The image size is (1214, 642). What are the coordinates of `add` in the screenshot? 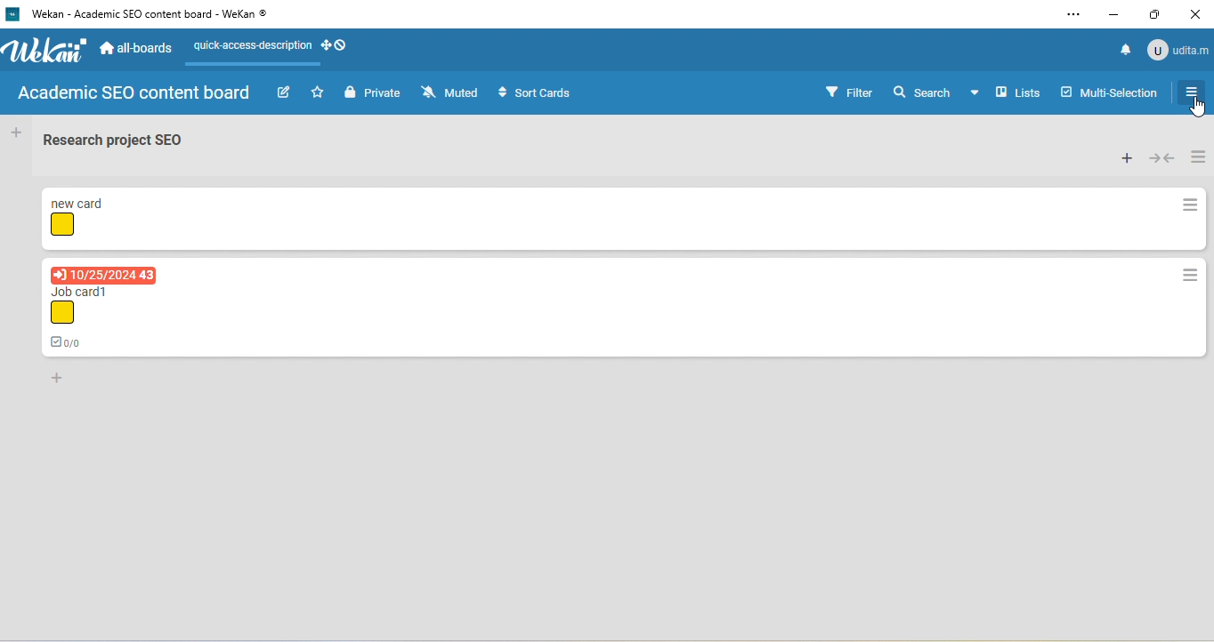 It's located at (17, 135).